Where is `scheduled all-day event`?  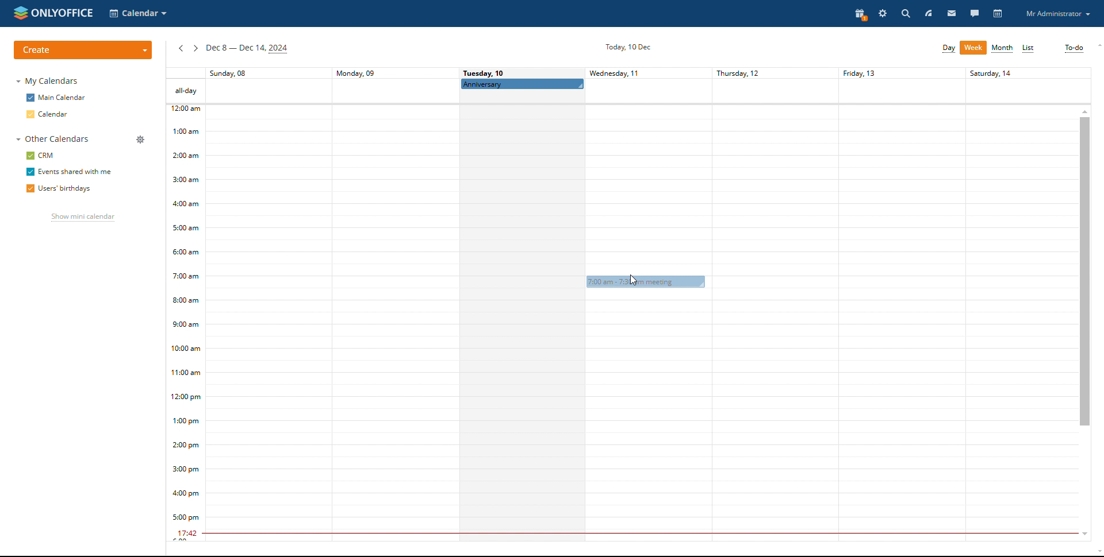 scheduled all-day event is located at coordinates (523, 84).